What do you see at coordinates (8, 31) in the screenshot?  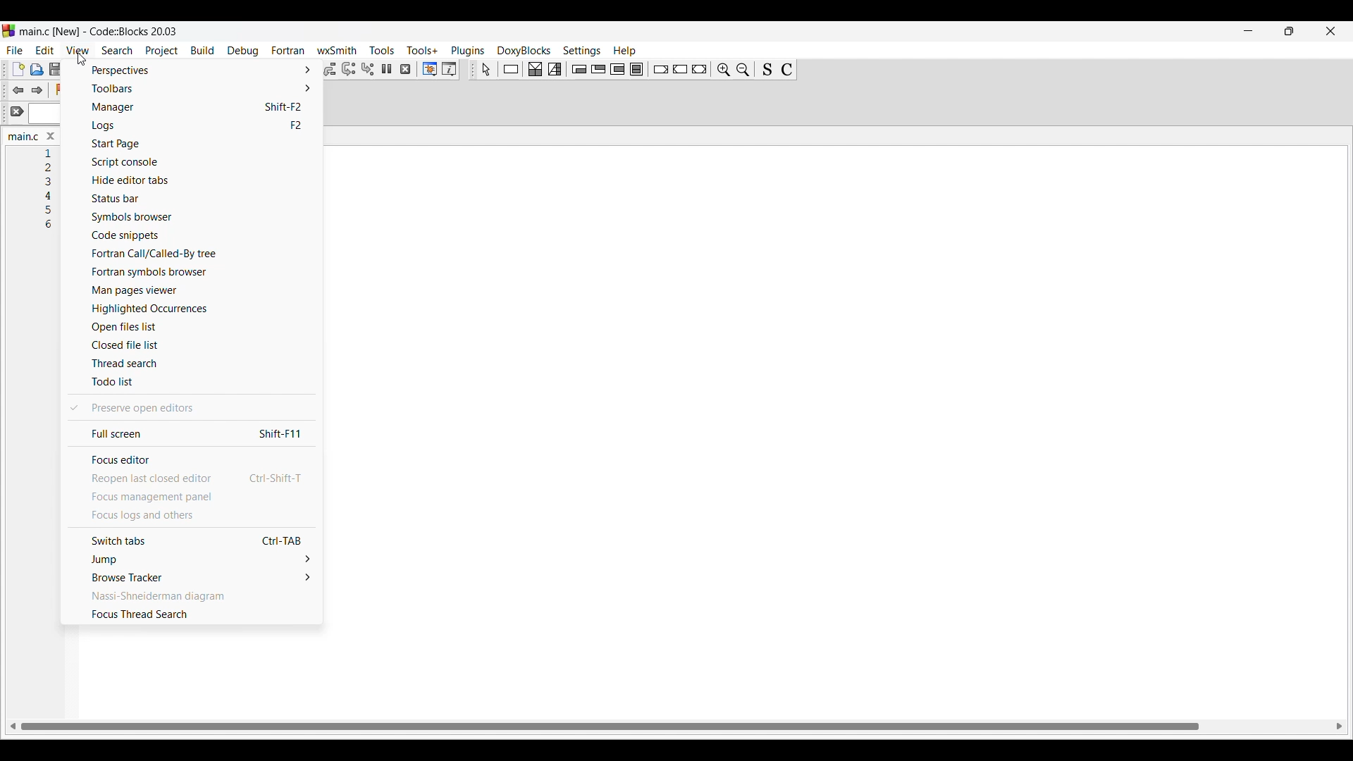 I see `Software logo` at bounding box center [8, 31].